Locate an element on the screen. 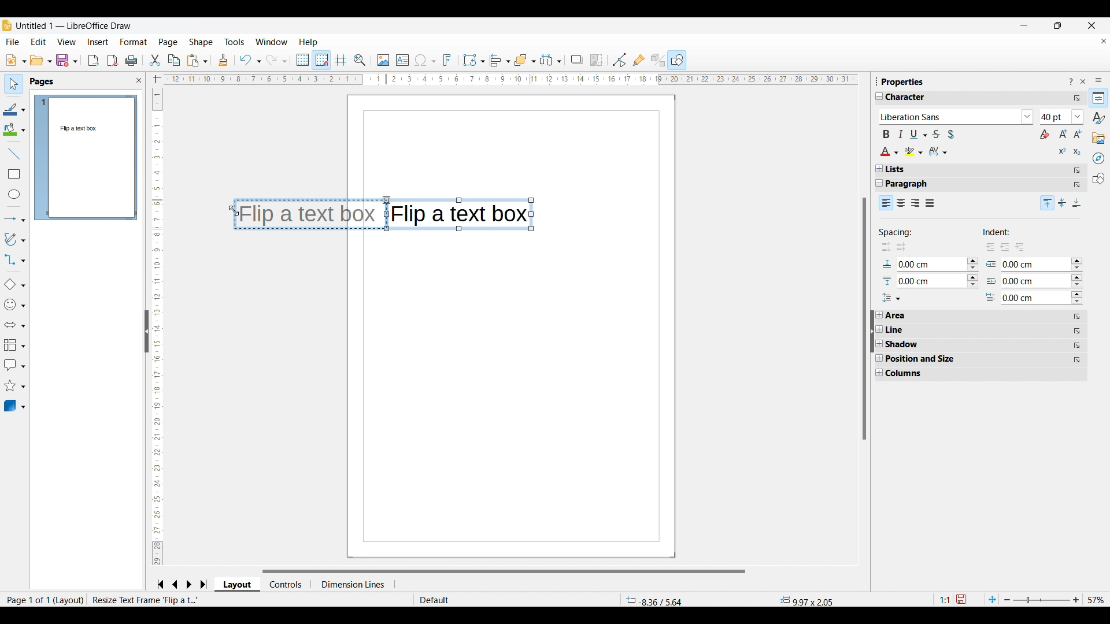 The height and width of the screenshot is (624, 1110). Top alignment is located at coordinates (1048, 203).